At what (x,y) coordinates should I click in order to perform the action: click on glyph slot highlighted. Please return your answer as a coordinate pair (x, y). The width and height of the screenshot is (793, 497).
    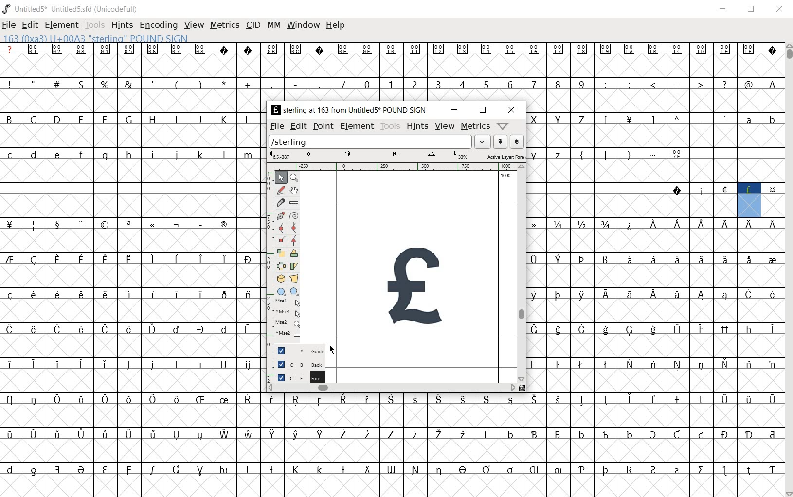
    Looking at the image, I should click on (750, 206).